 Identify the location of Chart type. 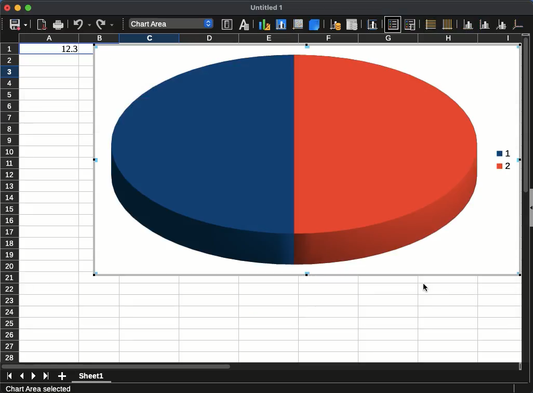
(264, 24).